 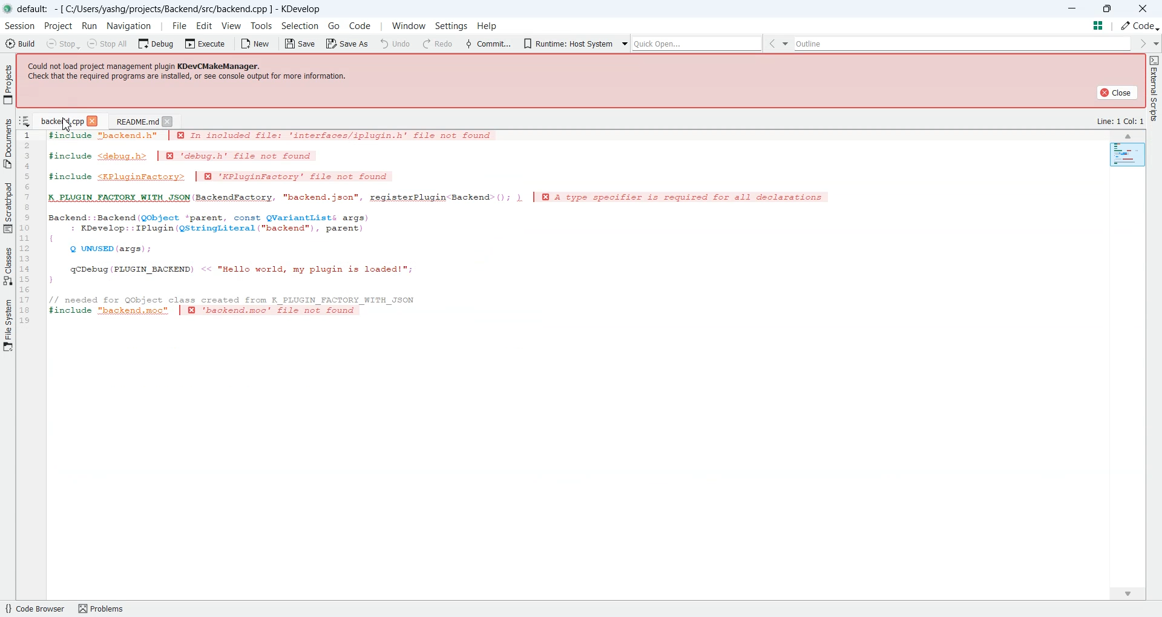 What do you see at coordinates (990, 44) in the screenshot?
I see `Go forward` at bounding box center [990, 44].